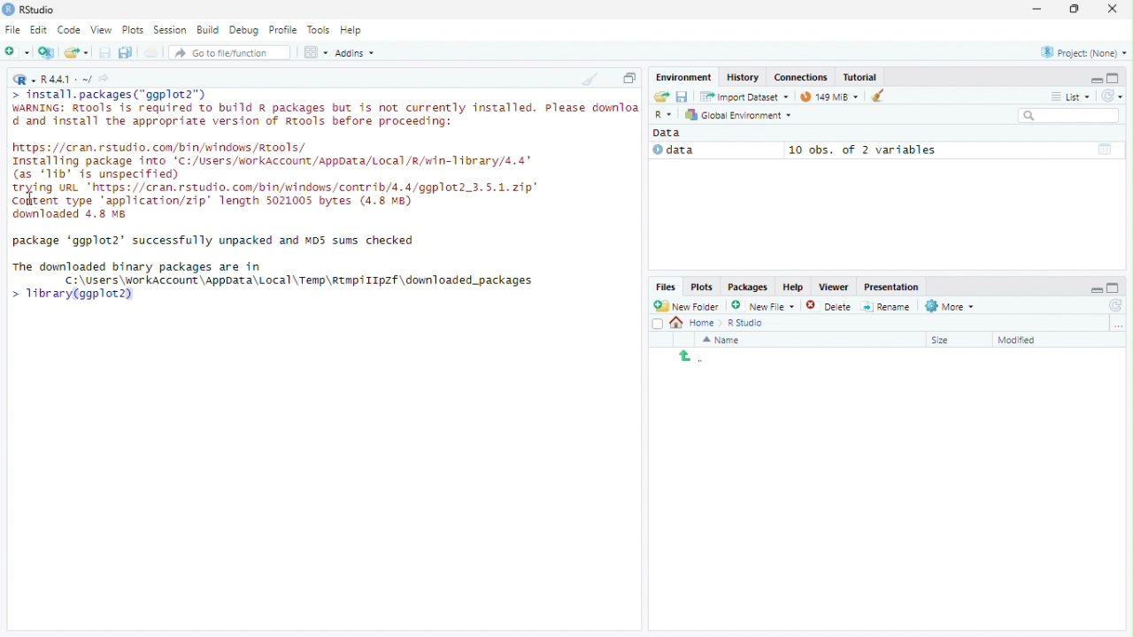  Describe the element at coordinates (71, 30) in the screenshot. I see `Code` at that location.